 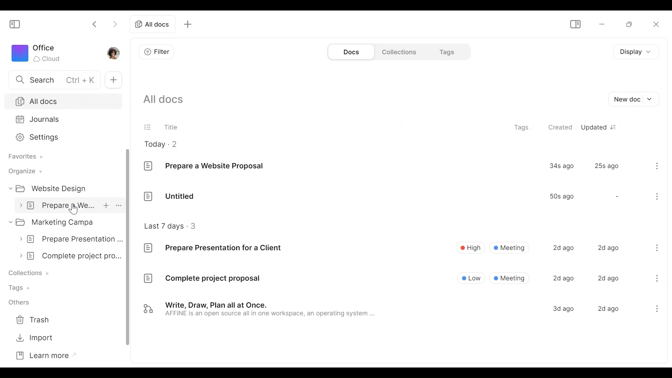 I want to click on Updated, so click(x=593, y=127).